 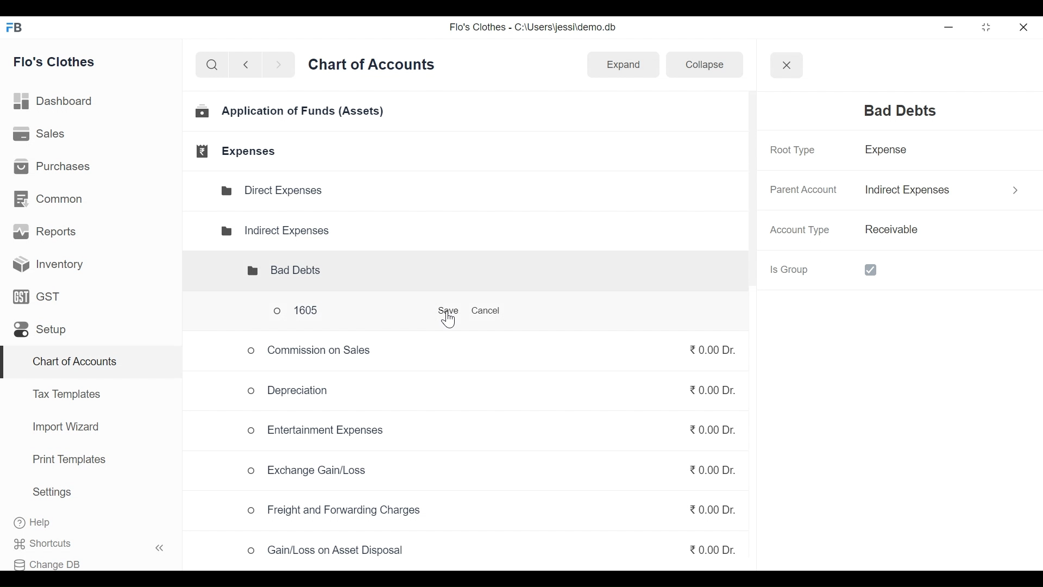 I want to click on ₹0.00 Dr., so click(x=704, y=427).